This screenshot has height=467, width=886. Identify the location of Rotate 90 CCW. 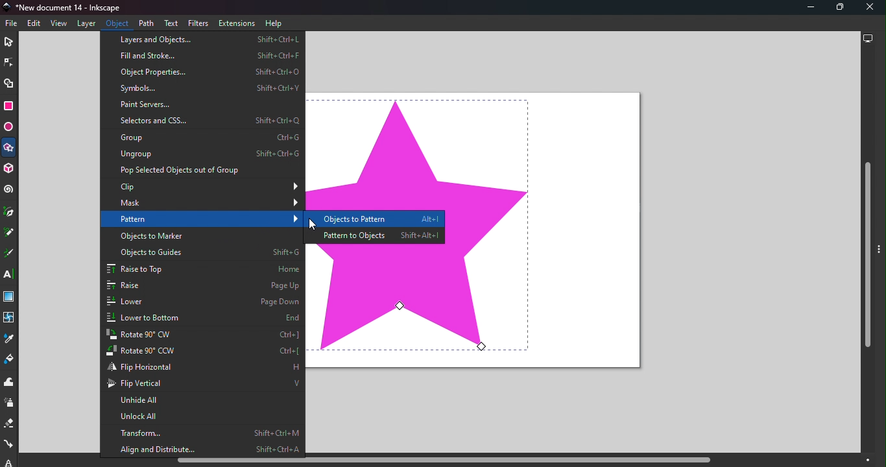
(202, 351).